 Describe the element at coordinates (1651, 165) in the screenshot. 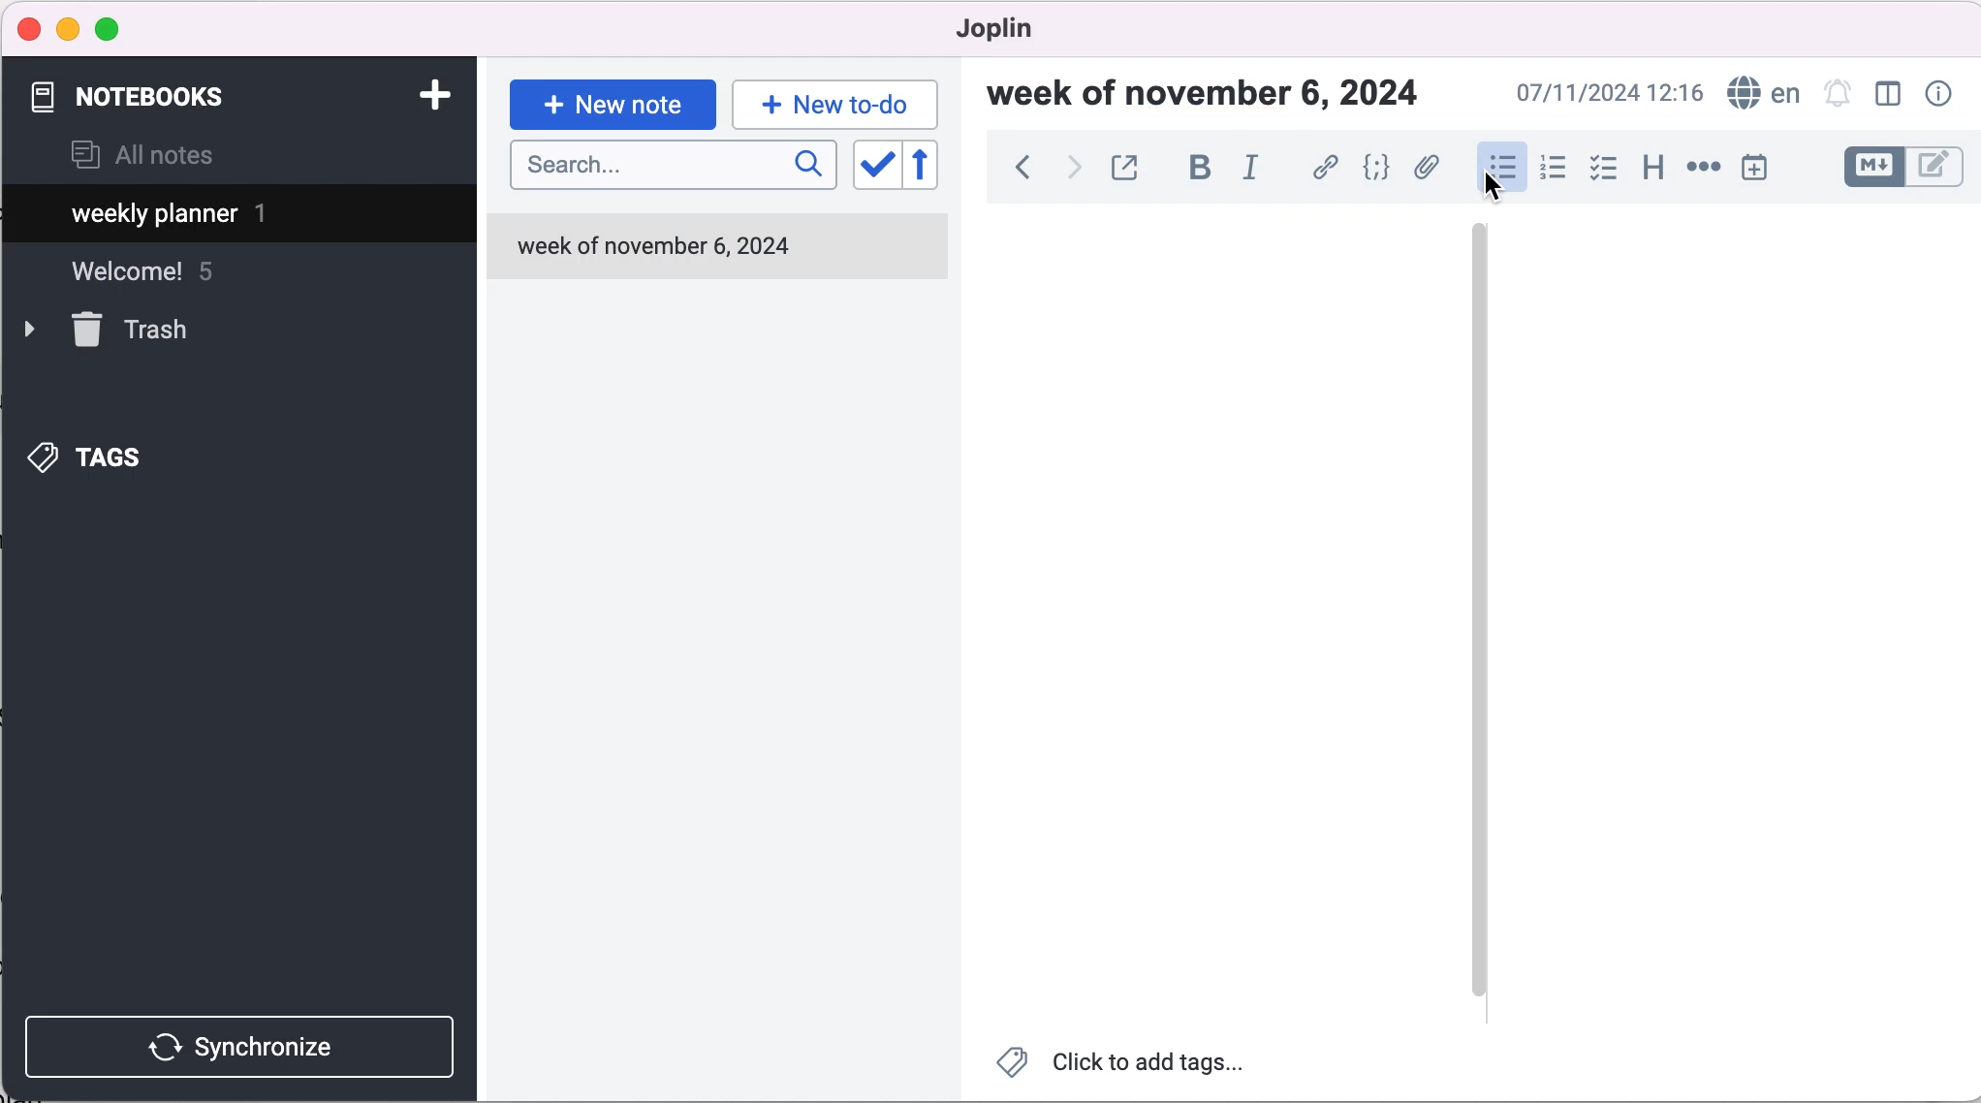

I see `heading` at that location.